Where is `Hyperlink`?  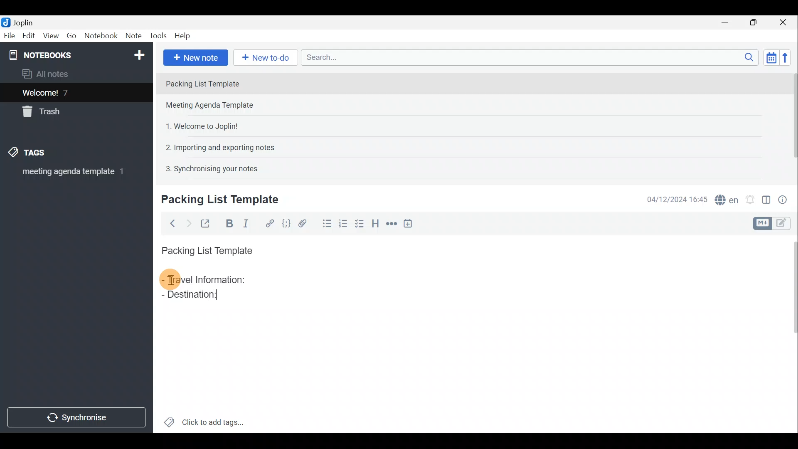
Hyperlink is located at coordinates (268, 222).